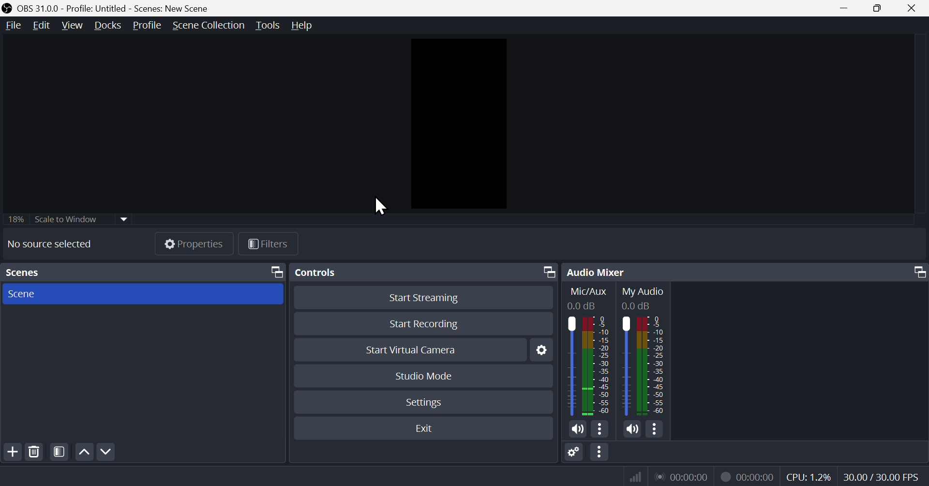  What do you see at coordinates (107, 25) in the screenshot?
I see `Docks` at bounding box center [107, 25].